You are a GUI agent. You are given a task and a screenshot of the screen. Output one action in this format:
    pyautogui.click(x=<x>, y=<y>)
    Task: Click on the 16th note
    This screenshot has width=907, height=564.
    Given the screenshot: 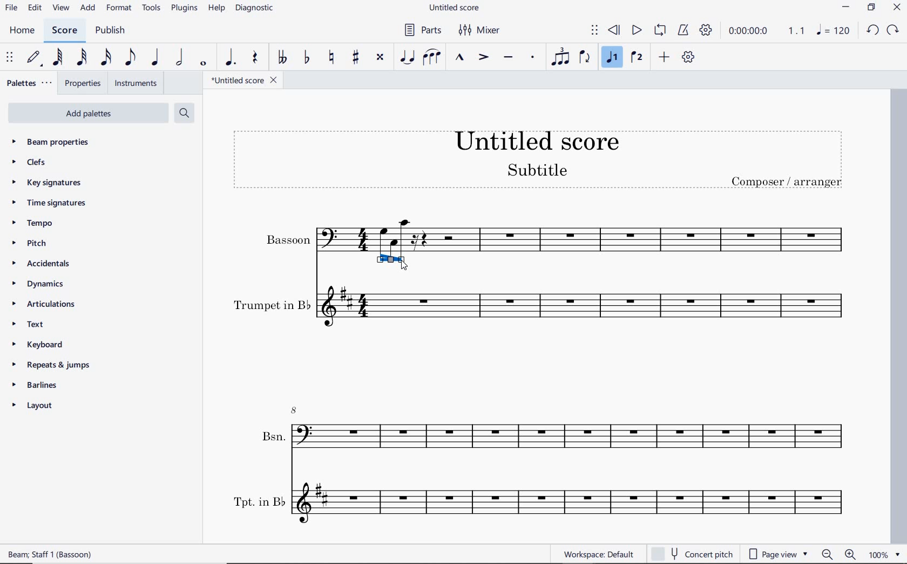 What is the action you would take?
    pyautogui.click(x=106, y=58)
    